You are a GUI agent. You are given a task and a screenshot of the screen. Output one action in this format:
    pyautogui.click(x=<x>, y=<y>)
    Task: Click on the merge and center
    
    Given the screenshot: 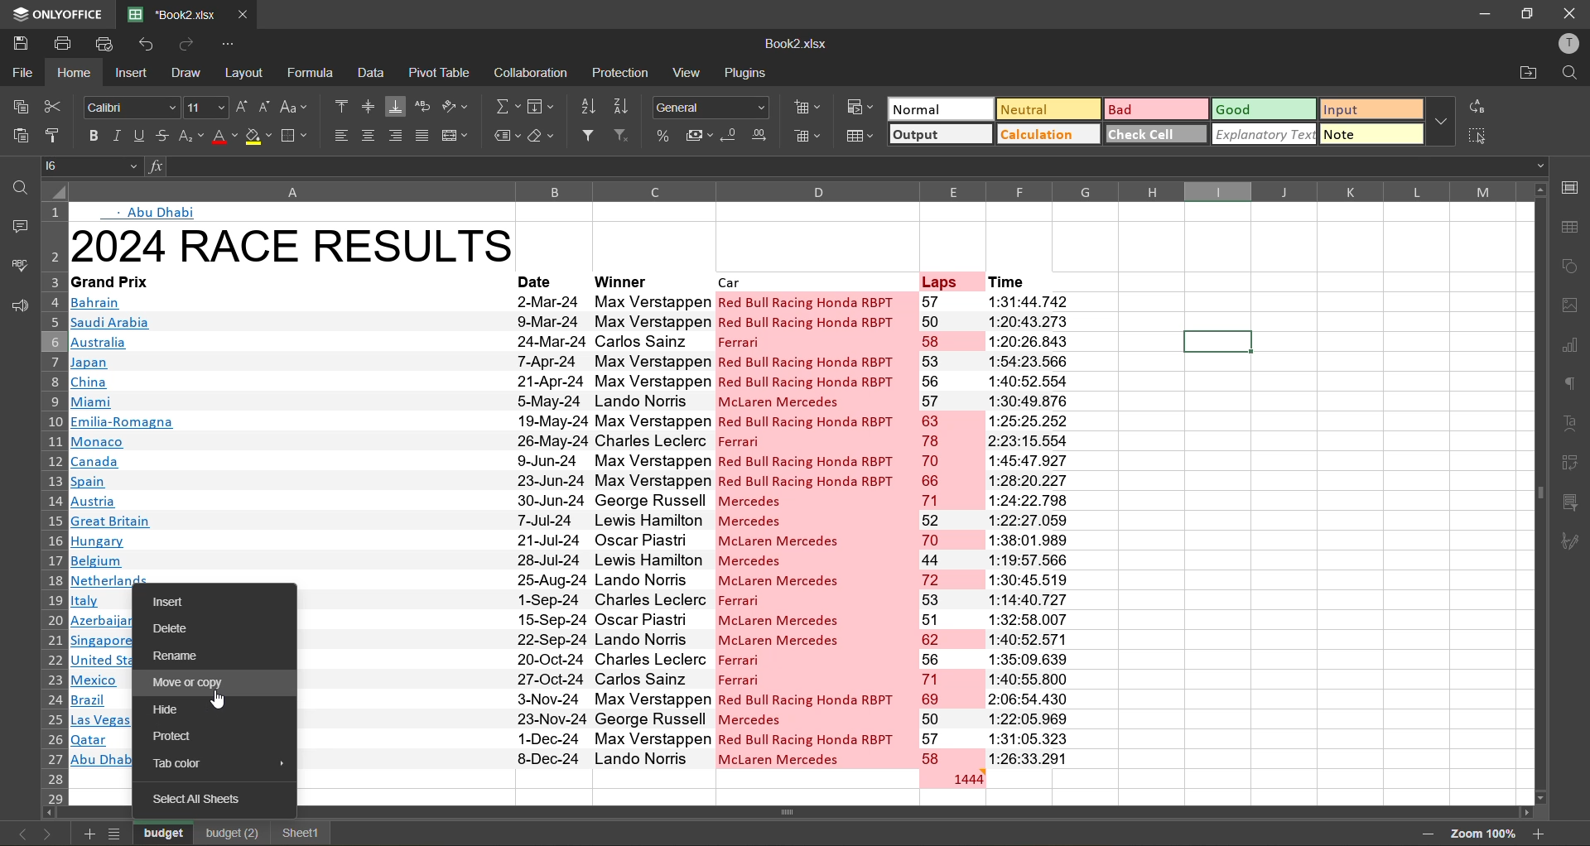 What is the action you would take?
    pyautogui.click(x=457, y=135)
    